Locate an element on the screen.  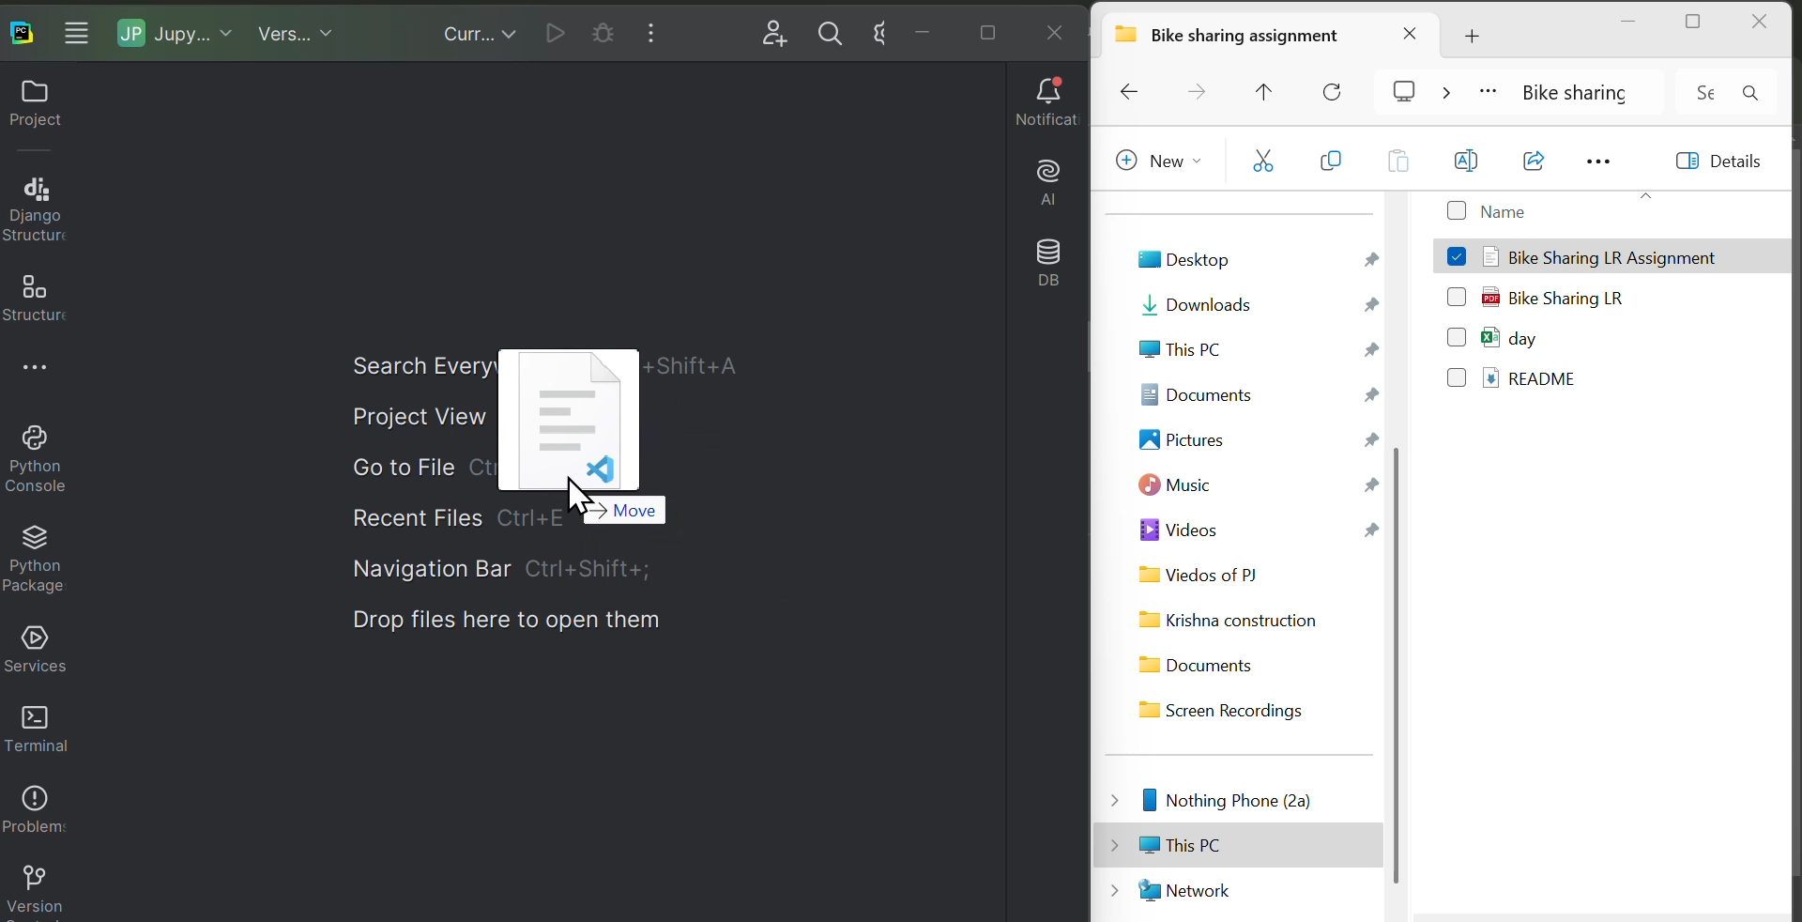
cast screen is located at coordinates (1418, 94).